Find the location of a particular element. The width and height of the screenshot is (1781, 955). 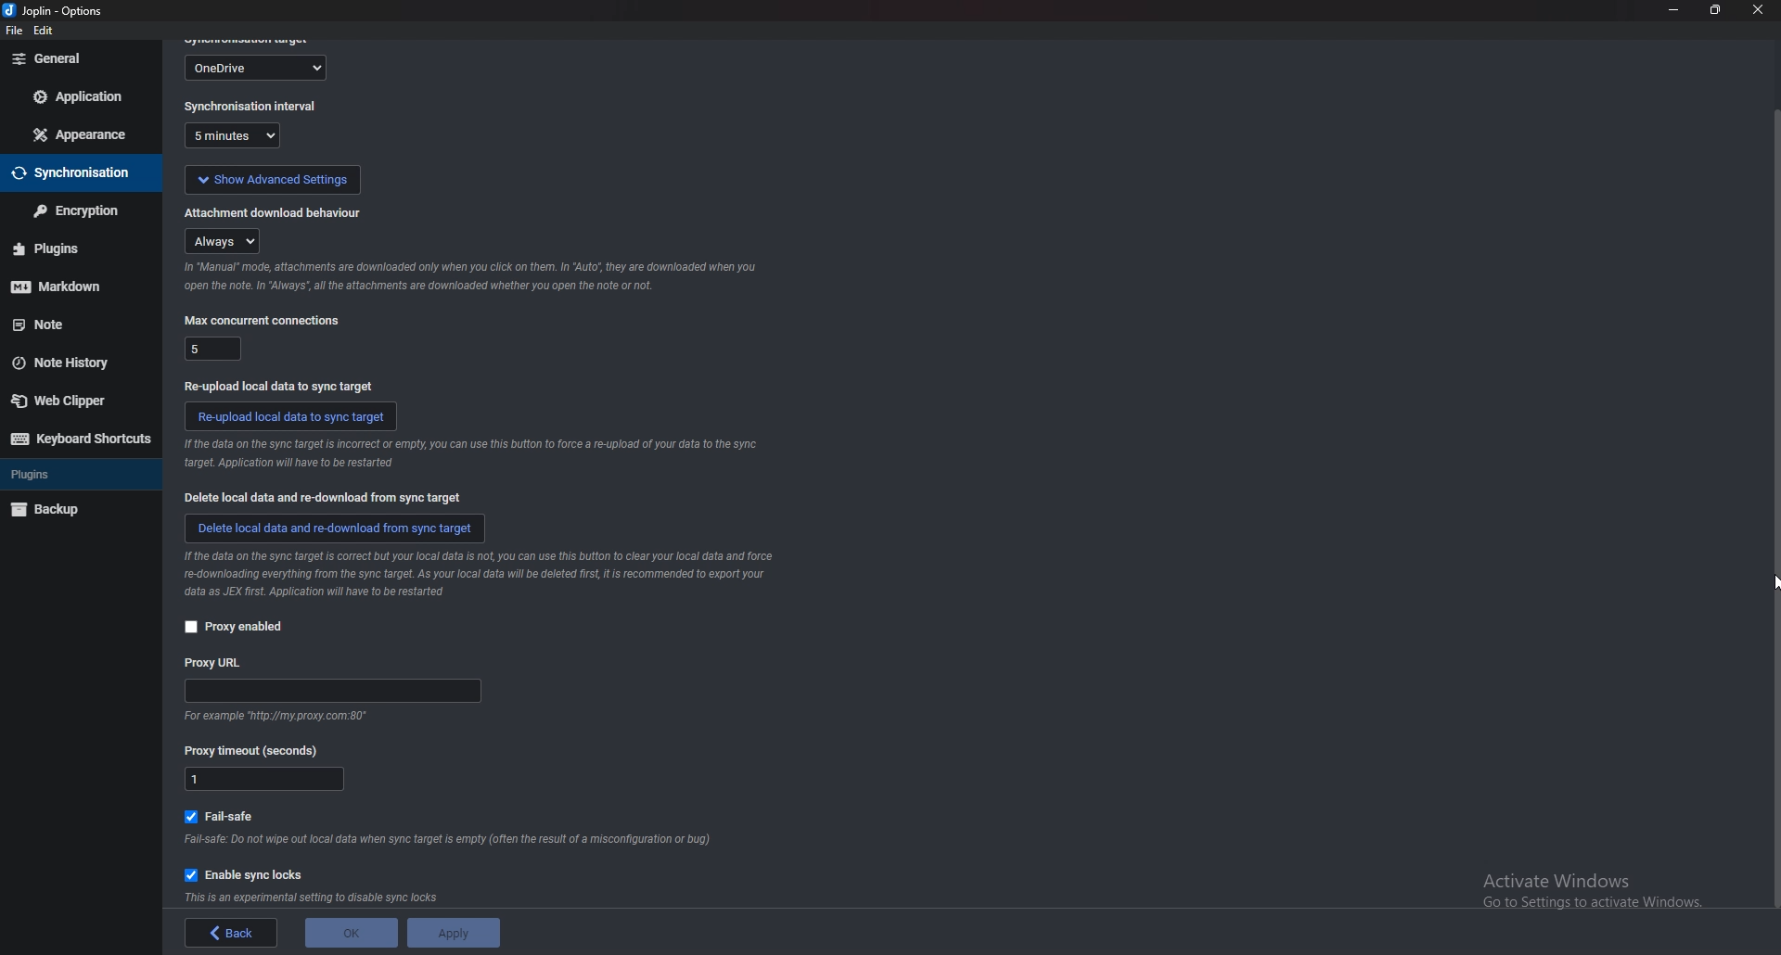

plugins is located at coordinates (72, 477).